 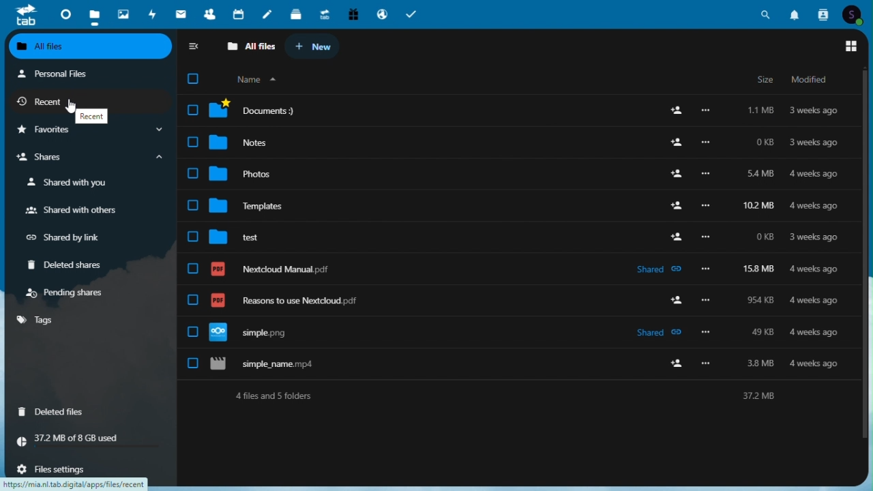 I want to click on Text, so click(x=92, y=116).